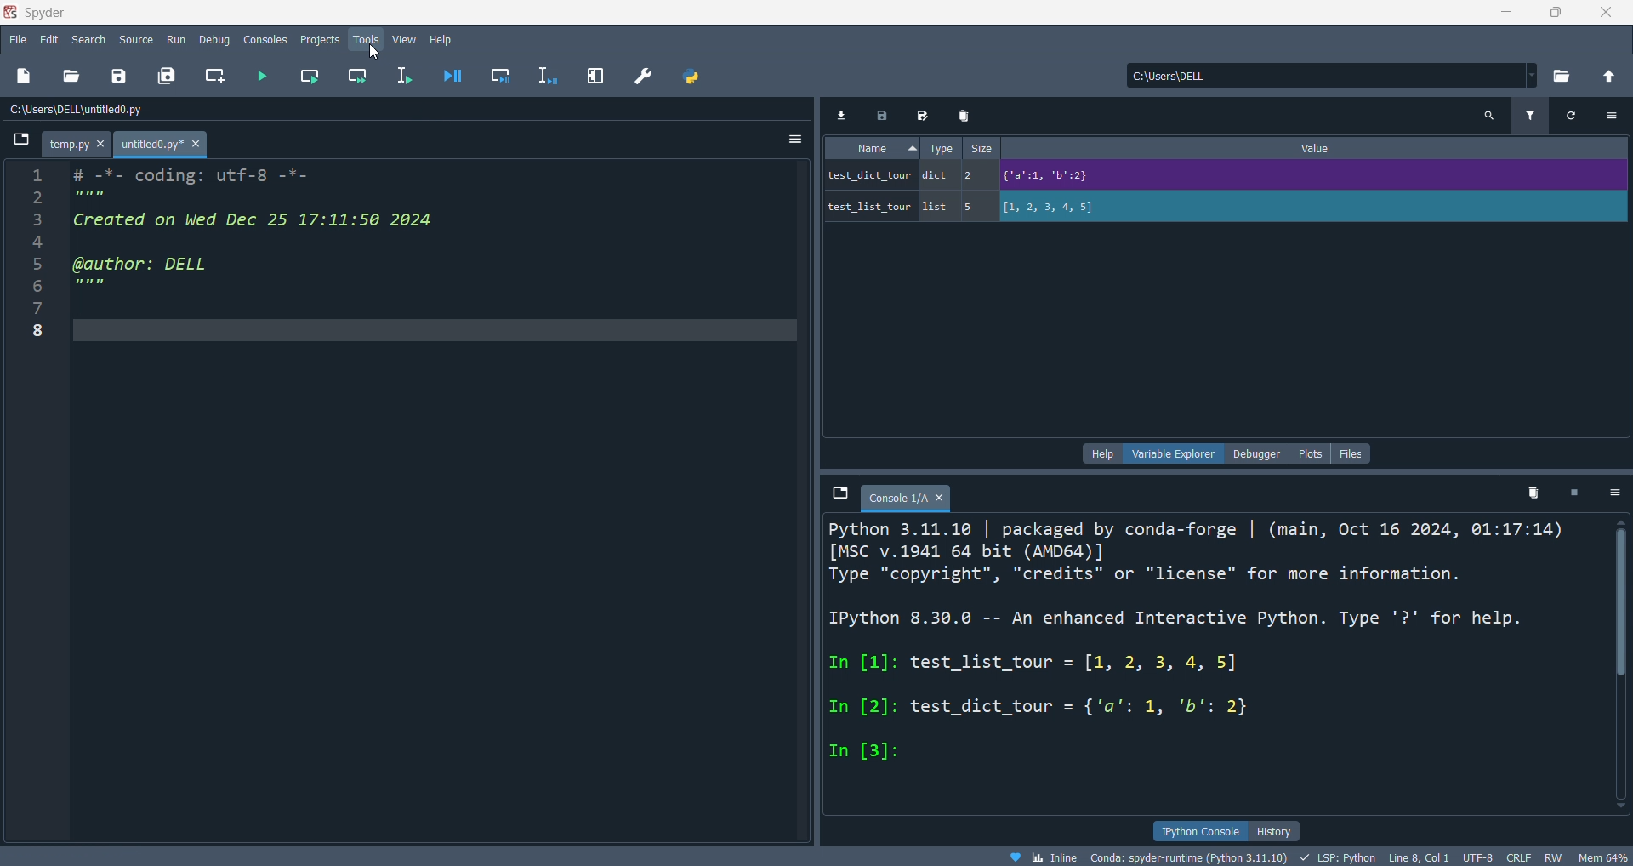  Describe the element at coordinates (885, 117) in the screenshot. I see `save` at that location.